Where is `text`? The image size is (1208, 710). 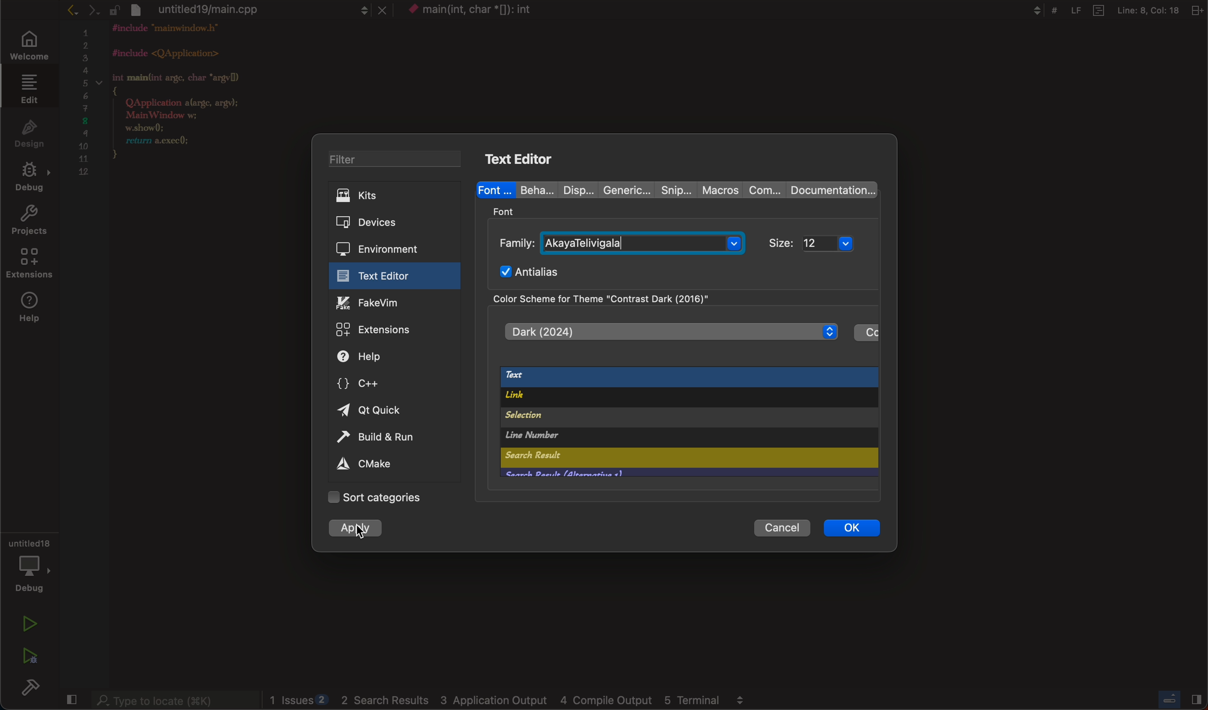
text is located at coordinates (686, 378).